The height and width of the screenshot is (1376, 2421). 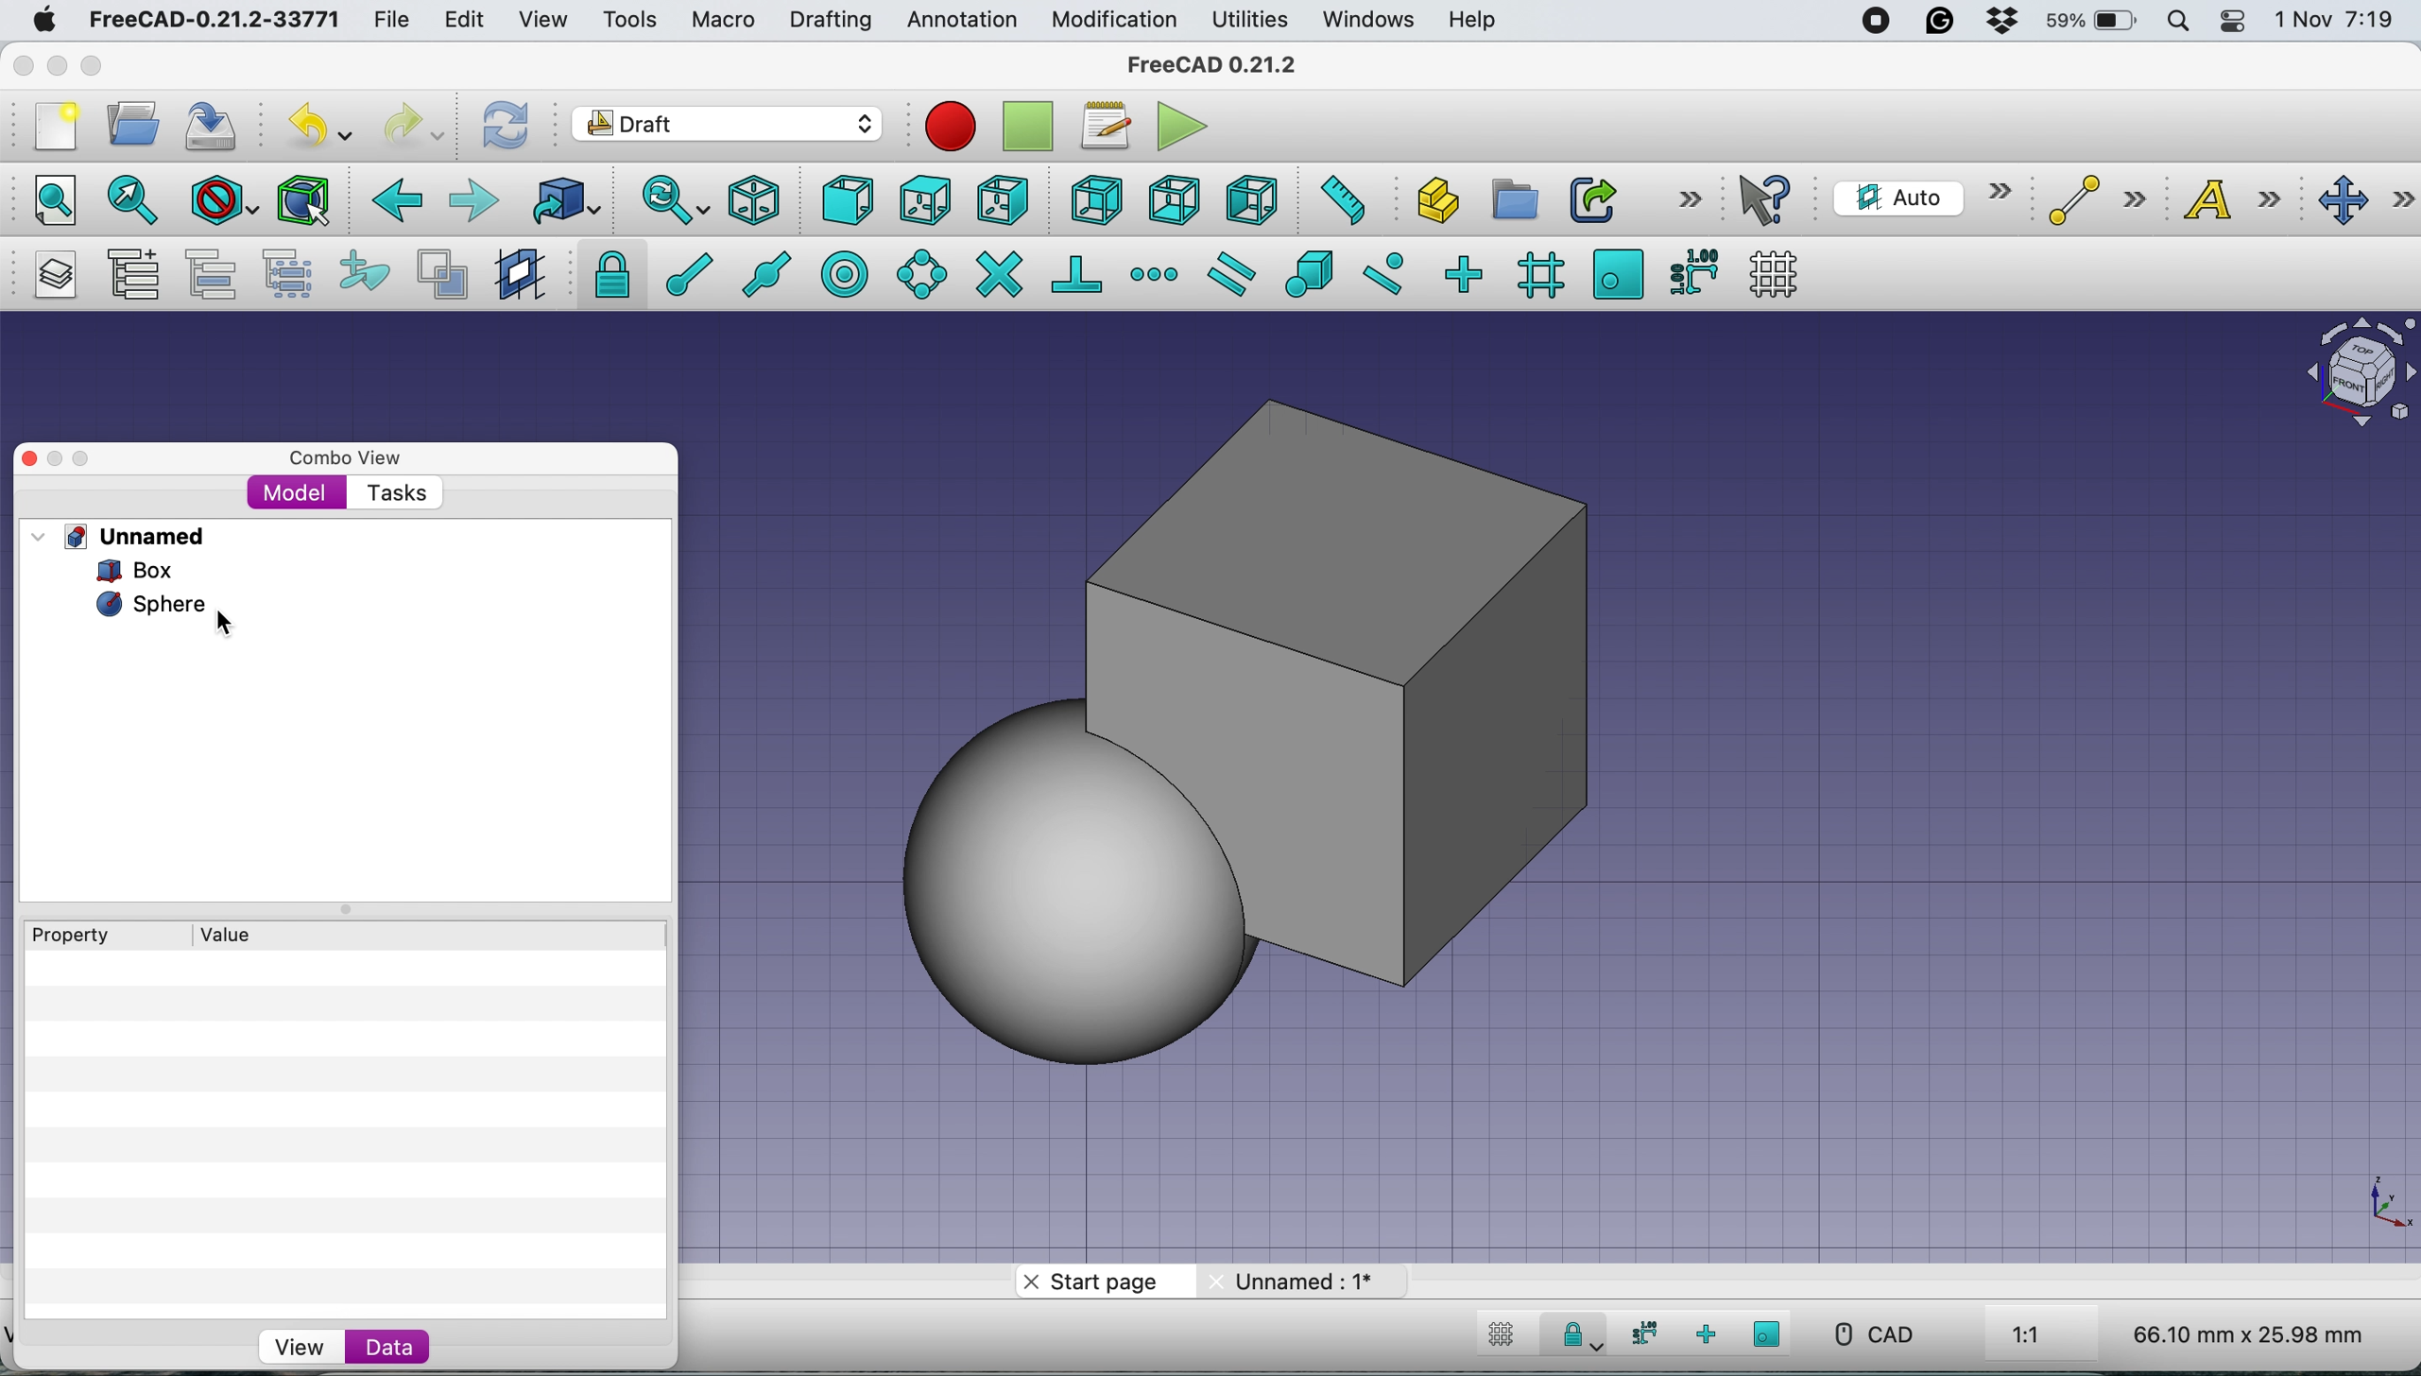 I want to click on refresh, so click(x=502, y=124).